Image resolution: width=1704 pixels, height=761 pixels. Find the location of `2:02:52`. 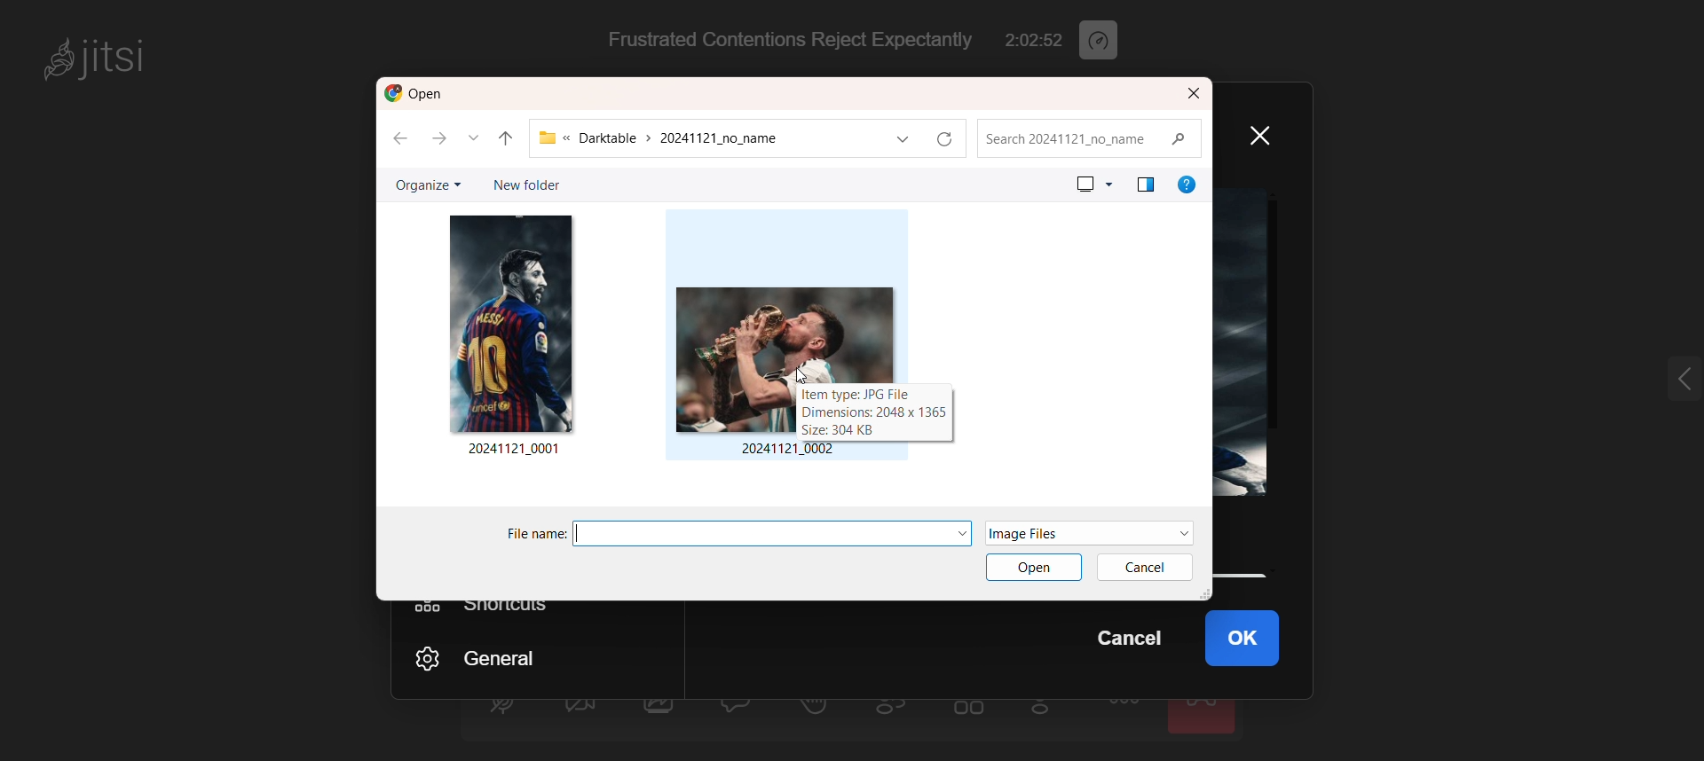

2:02:52 is located at coordinates (1035, 42).